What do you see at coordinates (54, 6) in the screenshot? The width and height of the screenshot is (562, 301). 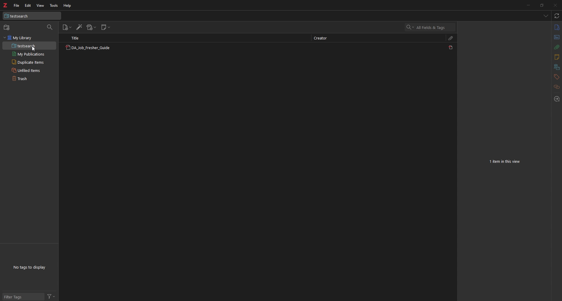 I see `tools` at bounding box center [54, 6].